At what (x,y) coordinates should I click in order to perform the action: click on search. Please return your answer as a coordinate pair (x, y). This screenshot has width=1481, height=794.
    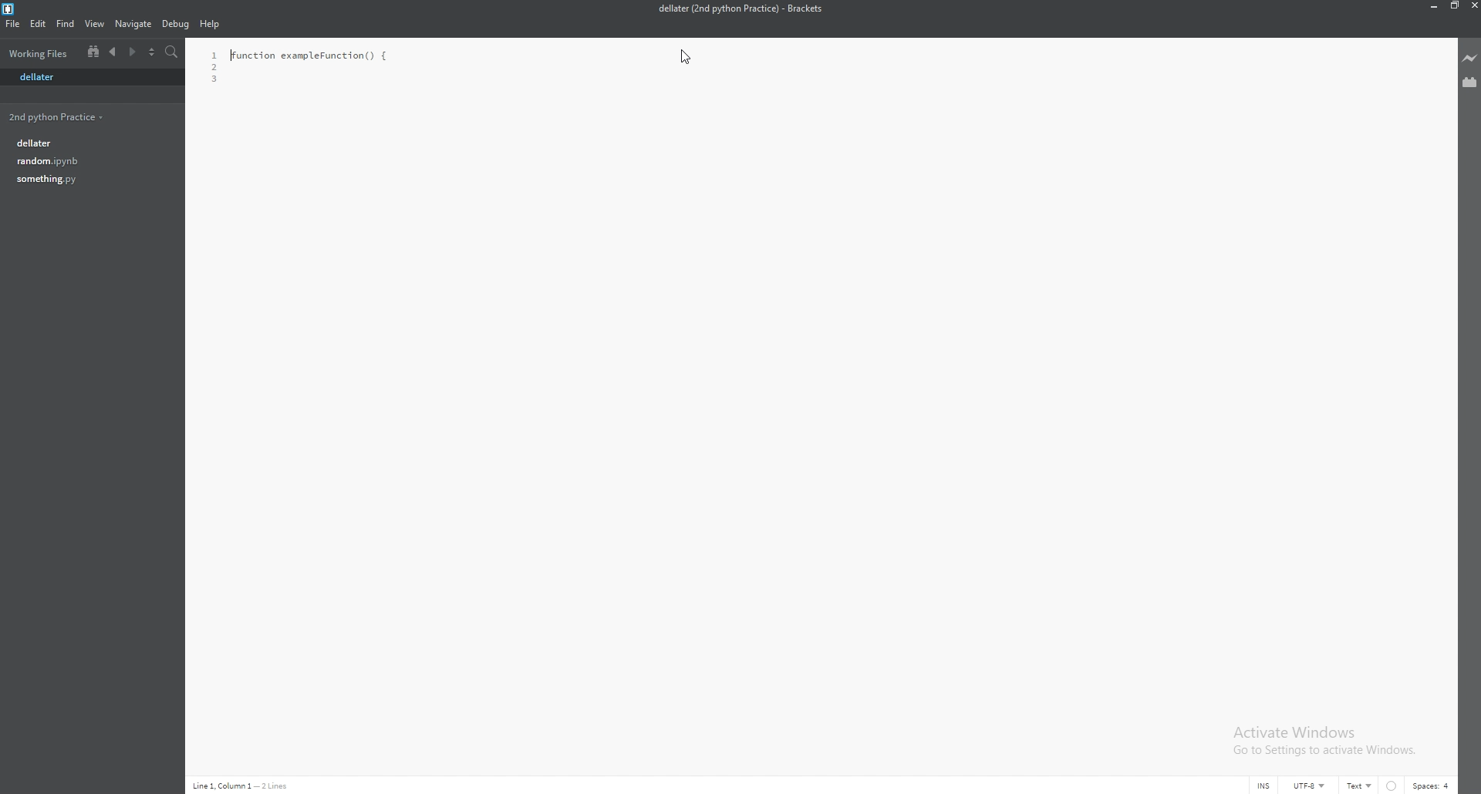
    Looking at the image, I should click on (173, 52).